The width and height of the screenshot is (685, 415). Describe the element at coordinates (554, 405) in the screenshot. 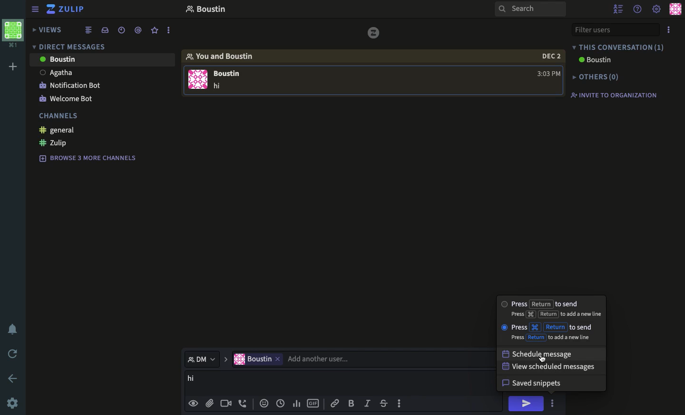

I see `click` at that location.